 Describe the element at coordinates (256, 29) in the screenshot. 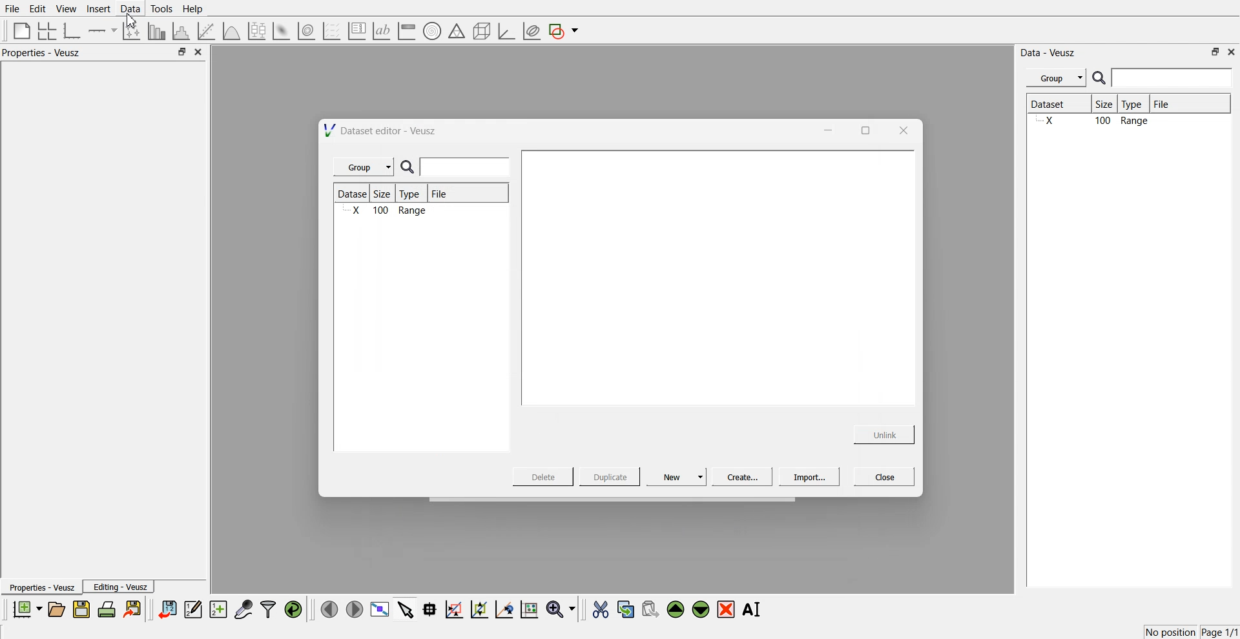

I see `plot a boxplot` at that location.